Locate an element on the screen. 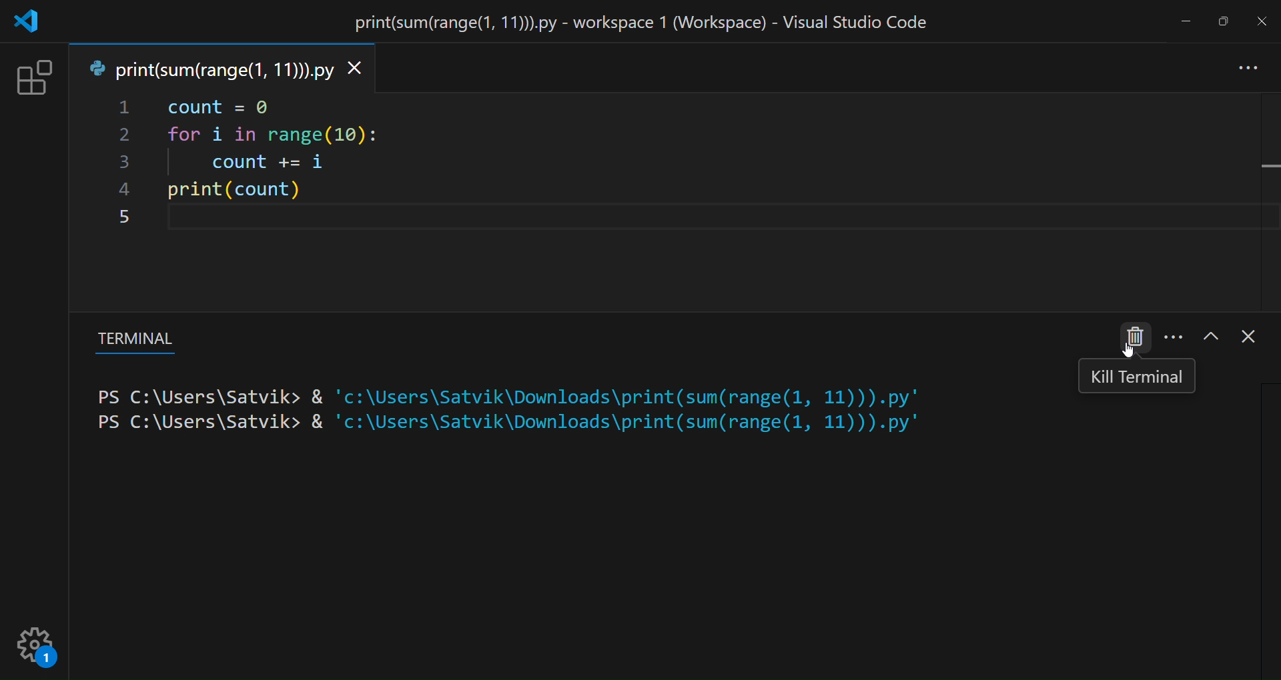 This screenshot has height=680, width=1281. vertical scroll bar is located at coordinates (1268, 190).